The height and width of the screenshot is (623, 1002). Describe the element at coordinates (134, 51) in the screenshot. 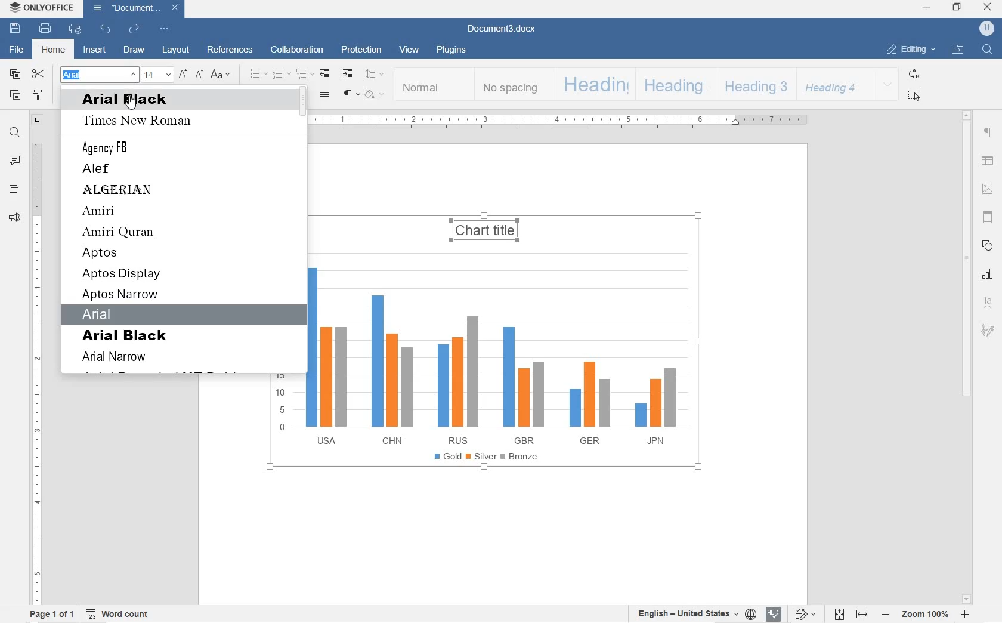

I see `DRAW` at that location.